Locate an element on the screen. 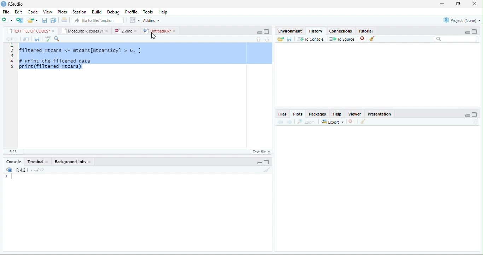 This screenshot has width=483, height=255. close is located at coordinates (474, 4).